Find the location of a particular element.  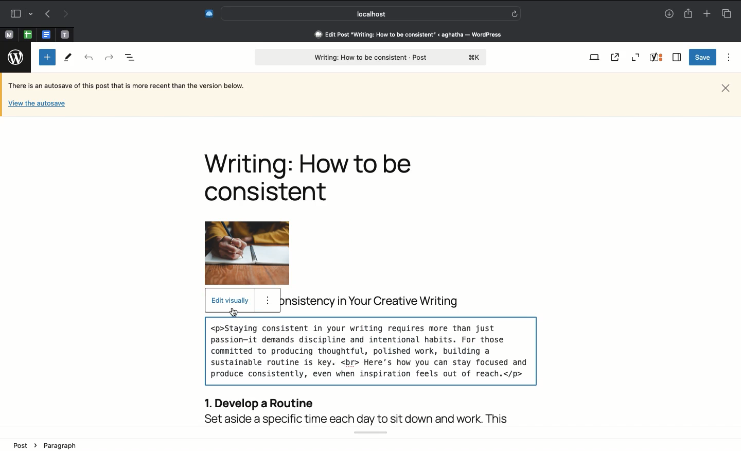

Close is located at coordinates (726, 87).